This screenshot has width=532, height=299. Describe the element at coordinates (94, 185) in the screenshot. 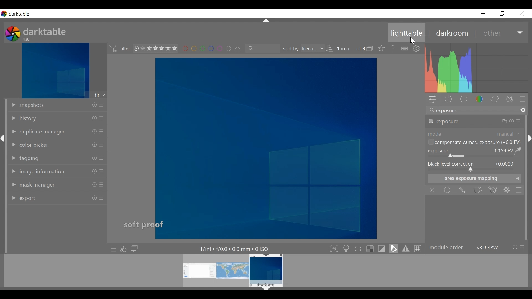

I see `info` at that location.